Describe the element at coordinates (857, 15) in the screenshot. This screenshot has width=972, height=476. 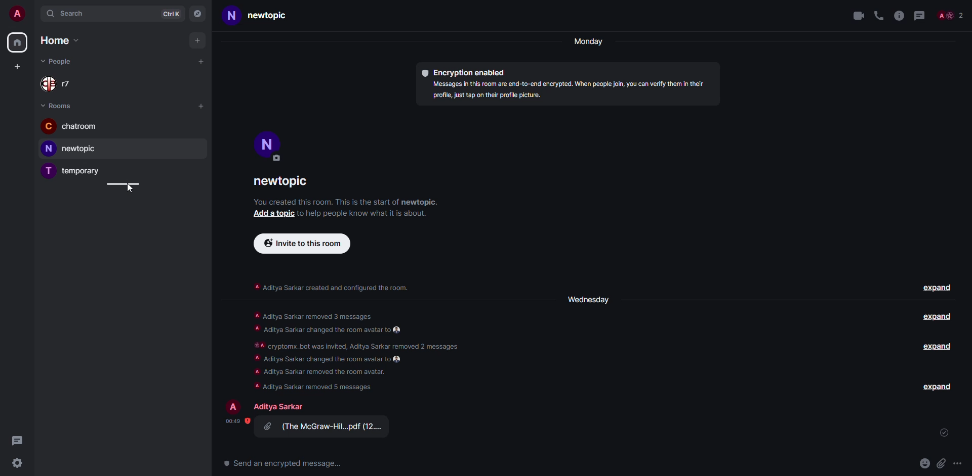
I see `video` at that location.